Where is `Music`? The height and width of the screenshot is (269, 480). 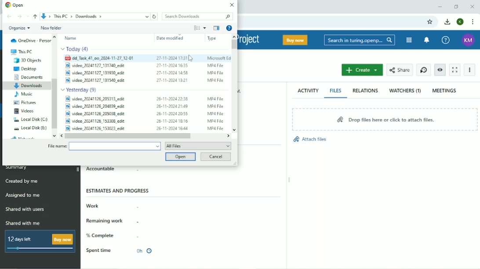 Music is located at coordinates (23, 94).